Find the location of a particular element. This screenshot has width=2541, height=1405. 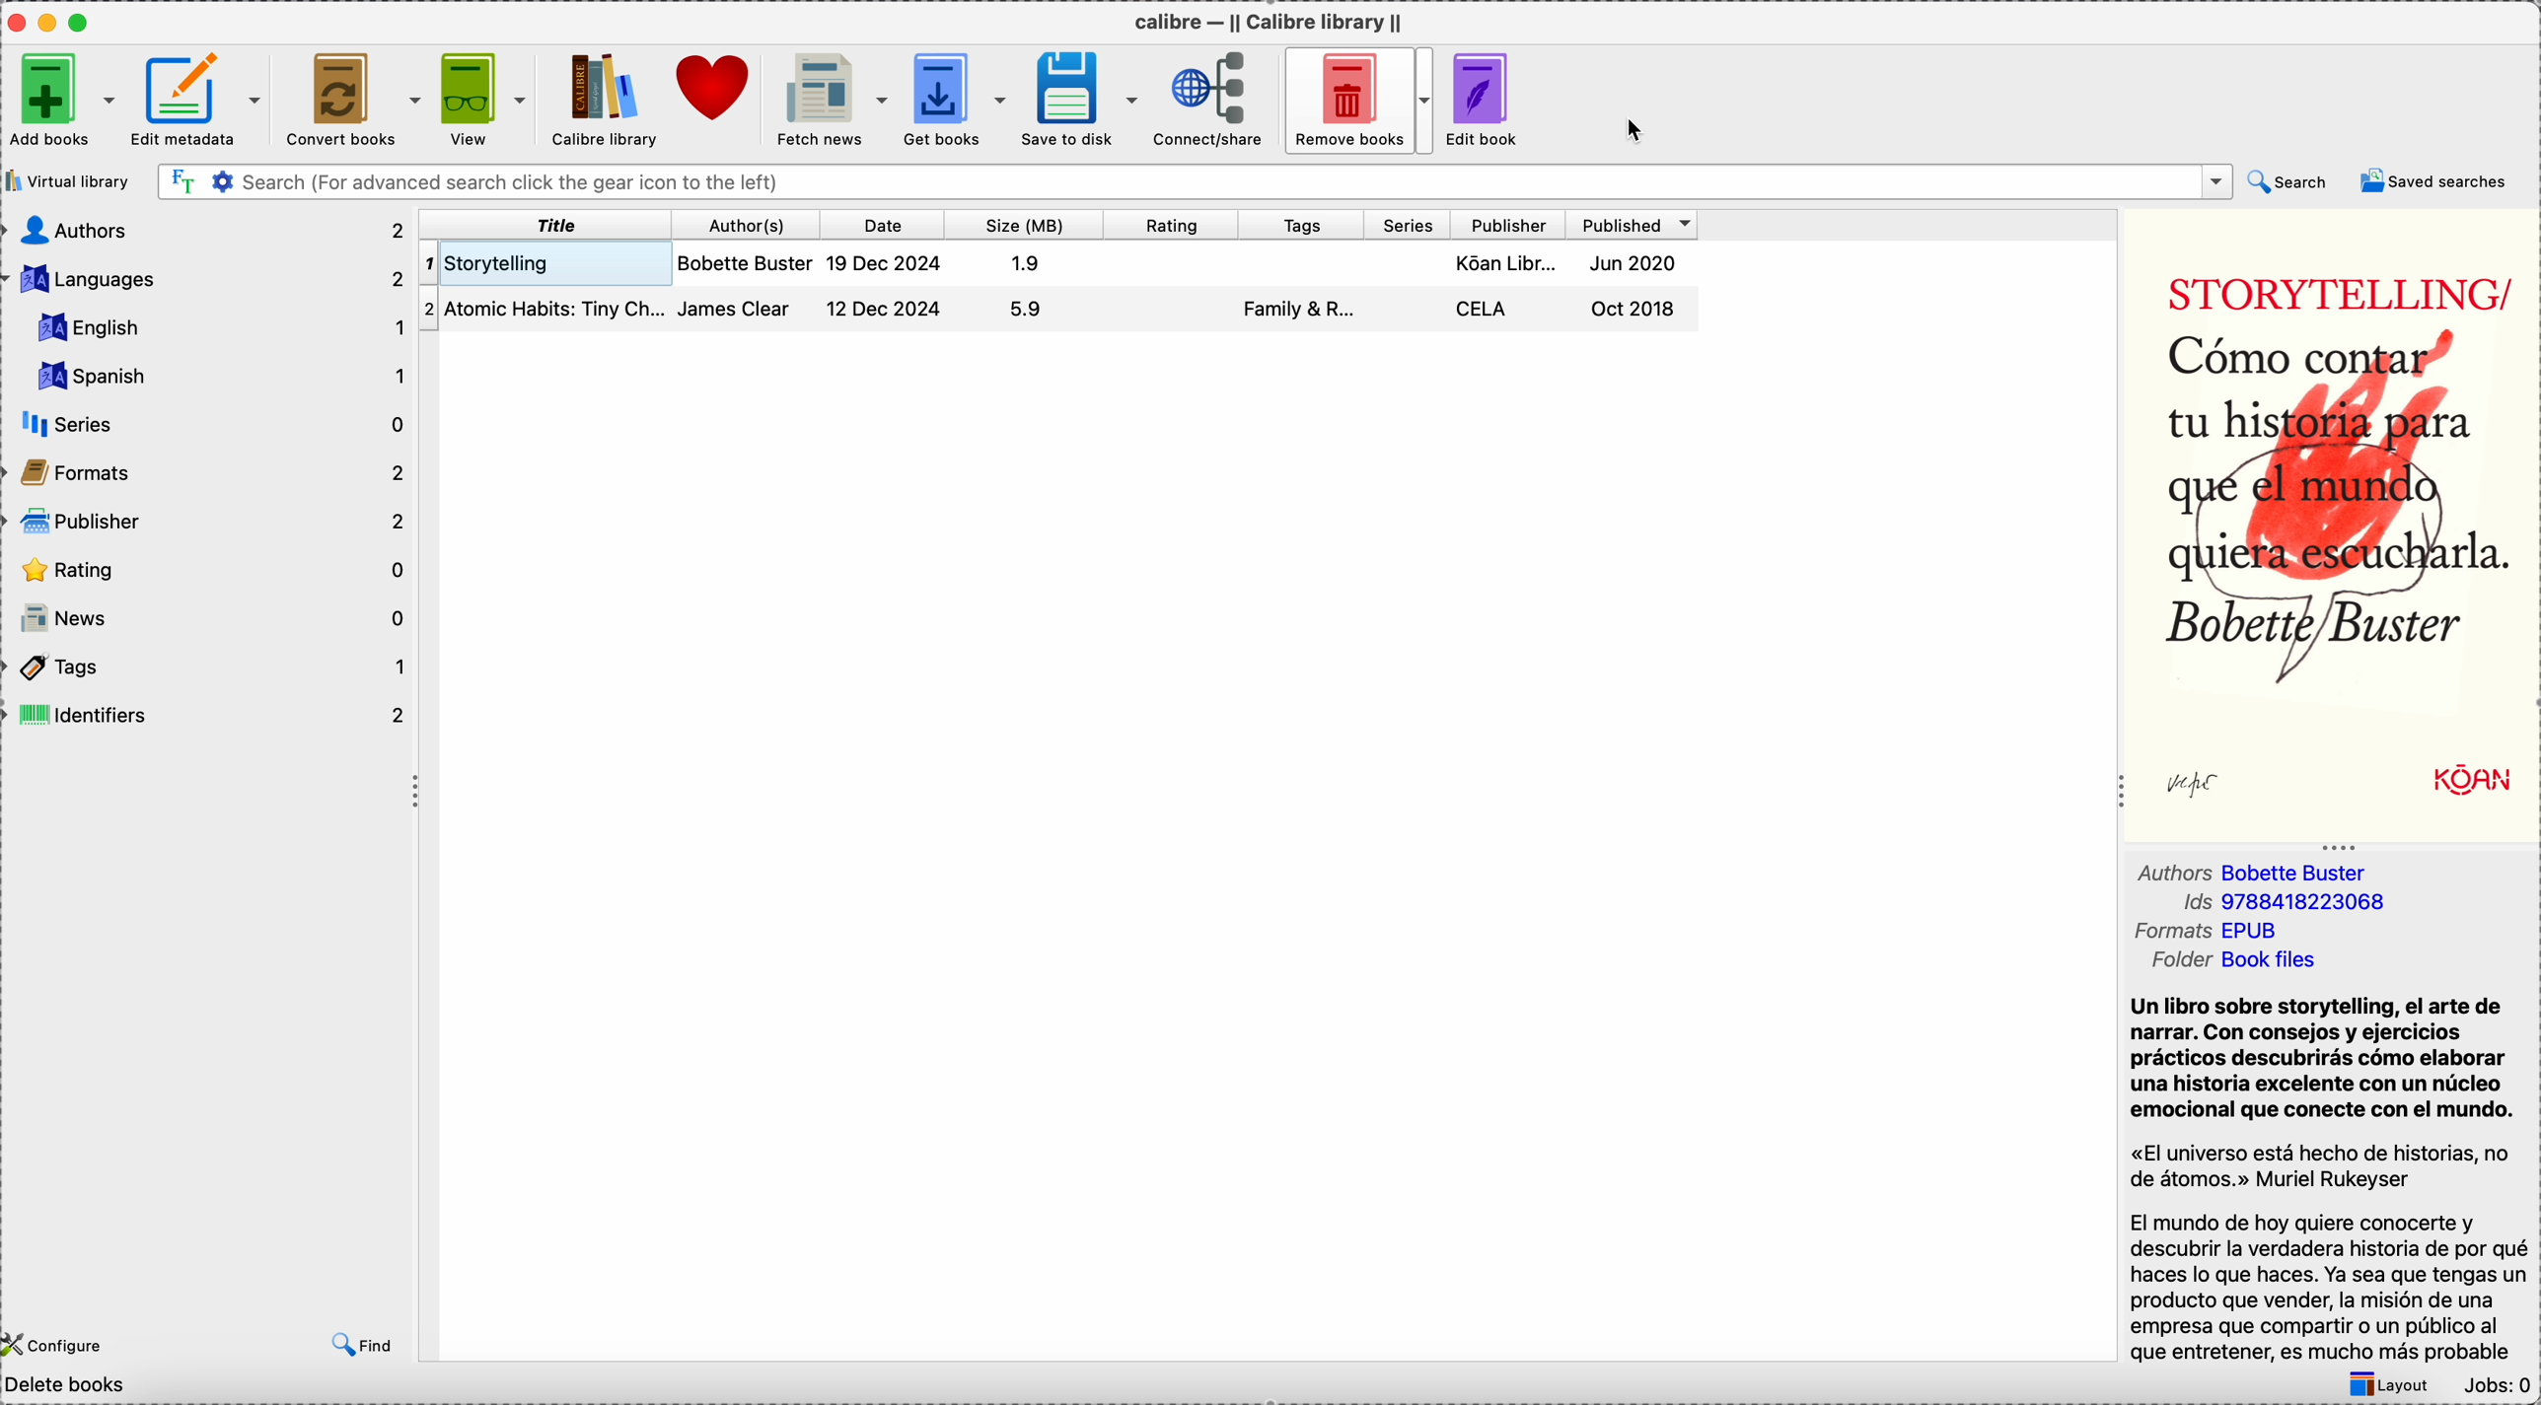

news is located at coordinates (211, 616).